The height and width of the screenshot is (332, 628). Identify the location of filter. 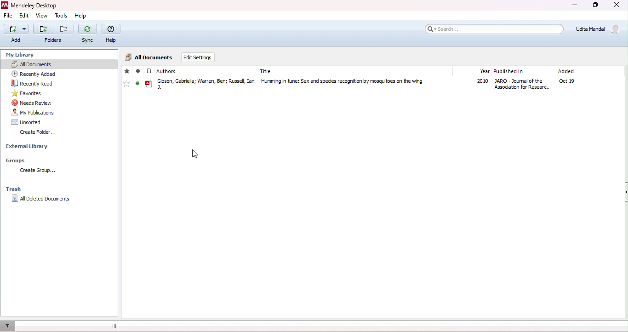
(7, 326).